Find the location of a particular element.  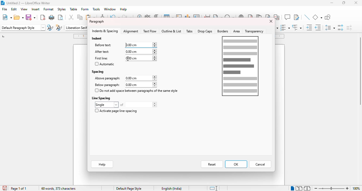

page style is located at coordinates (129, 188).